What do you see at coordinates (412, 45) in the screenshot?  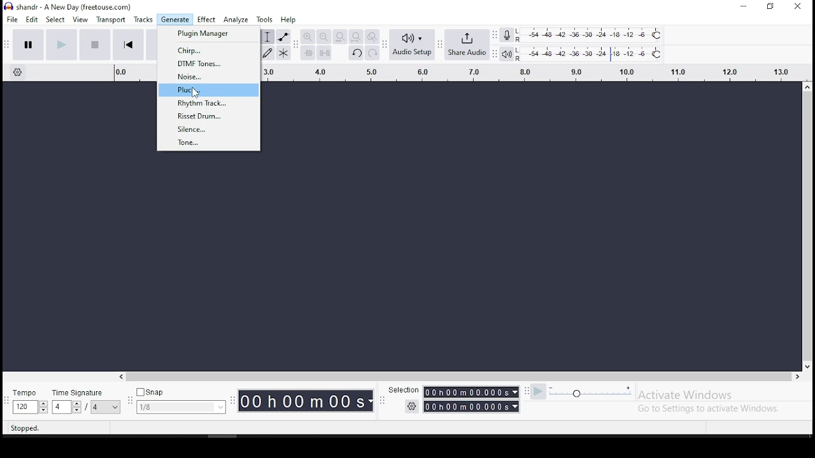 I see `audio setup` at bounding box center [412, 45].